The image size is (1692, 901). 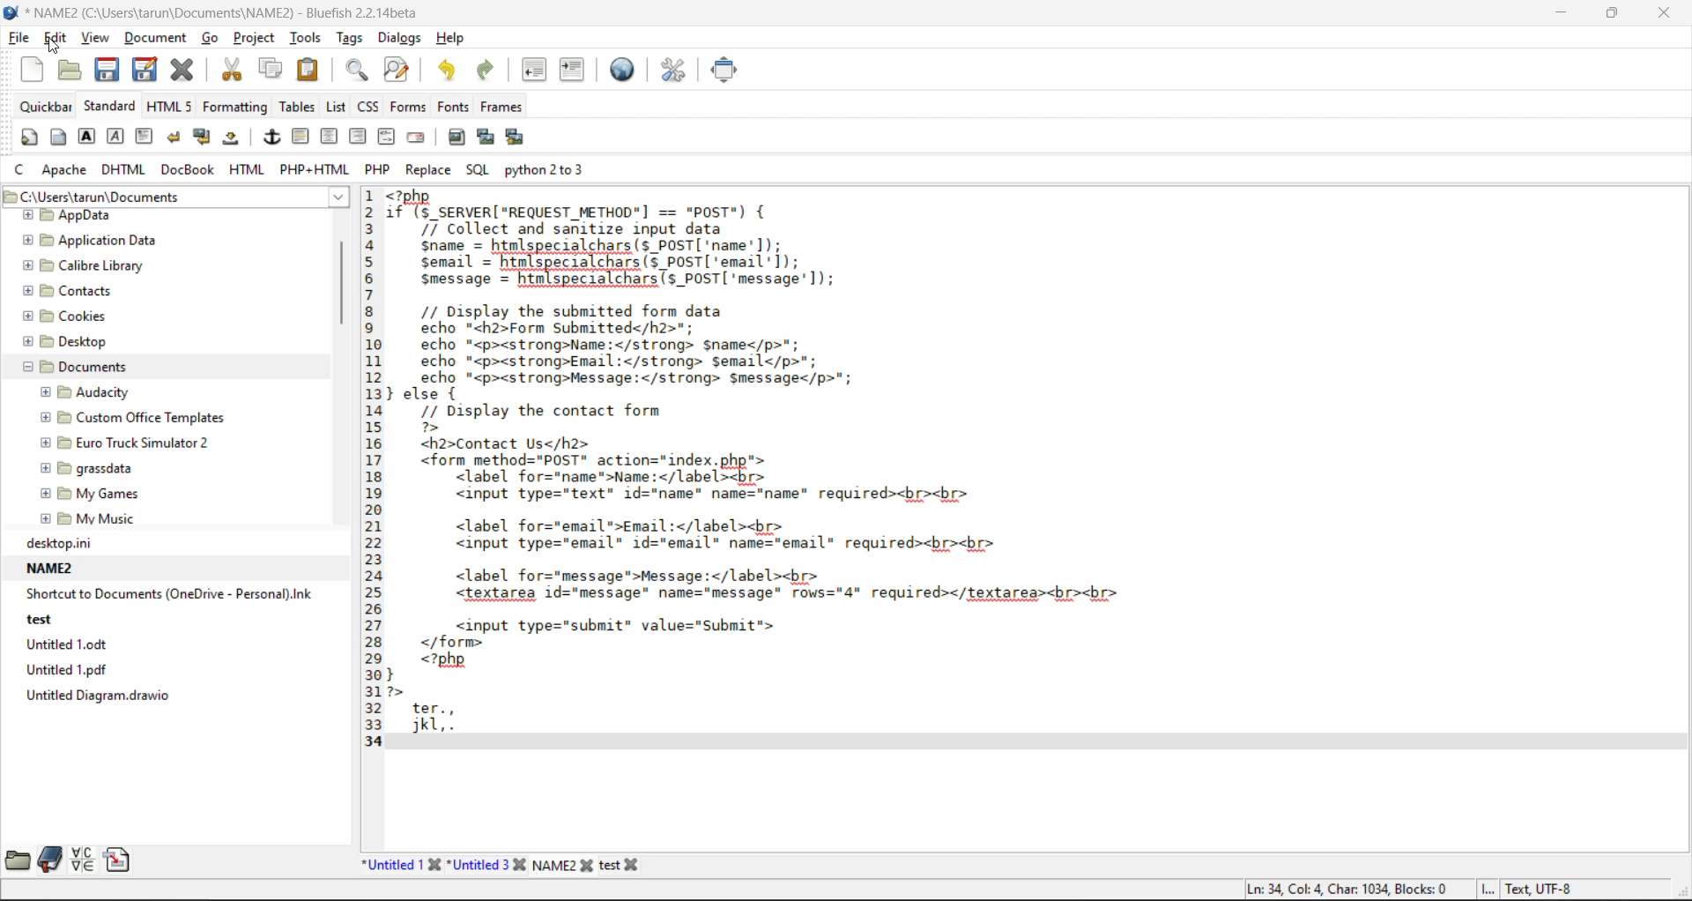 I want to click on save as, so click(x=146, y=72).